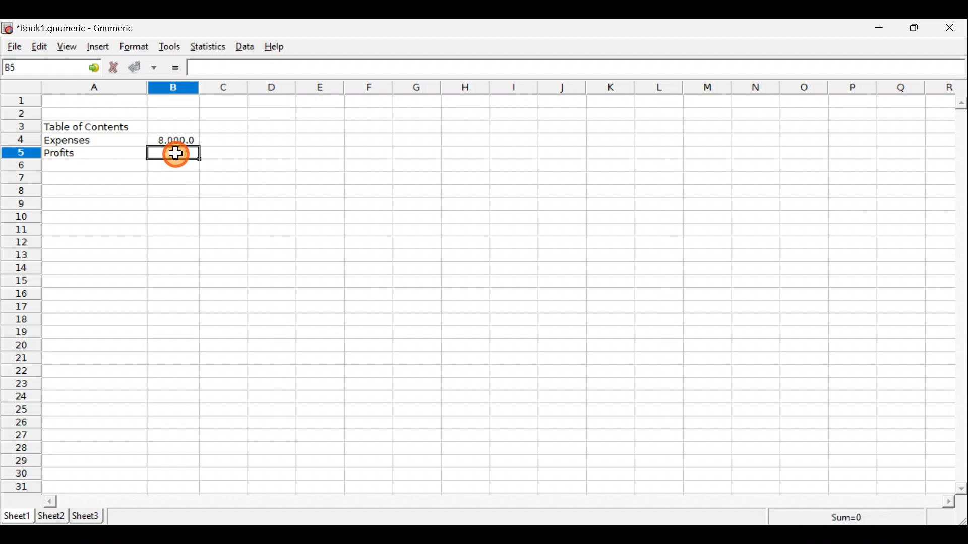 This screenshot has width=968, height=544. What do you see at coordinates (100, 47) in the screenshot?
I see `Insert` at bounding box center [100, 47].